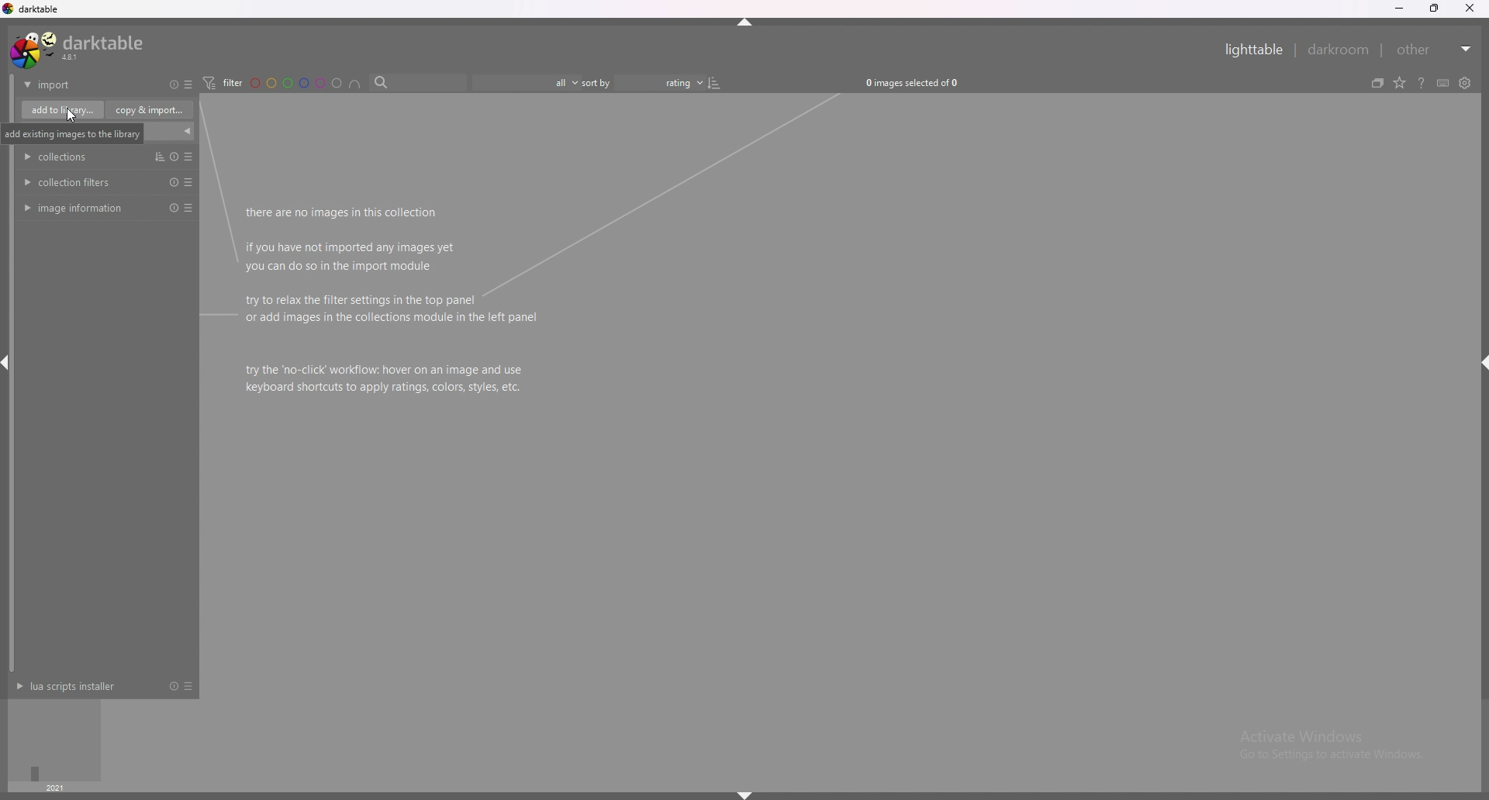 The height and width of the screenshot is (800, 1489). Describe the element at coordinates (643, 82) in the screenshot. I see `sort by` at that location.